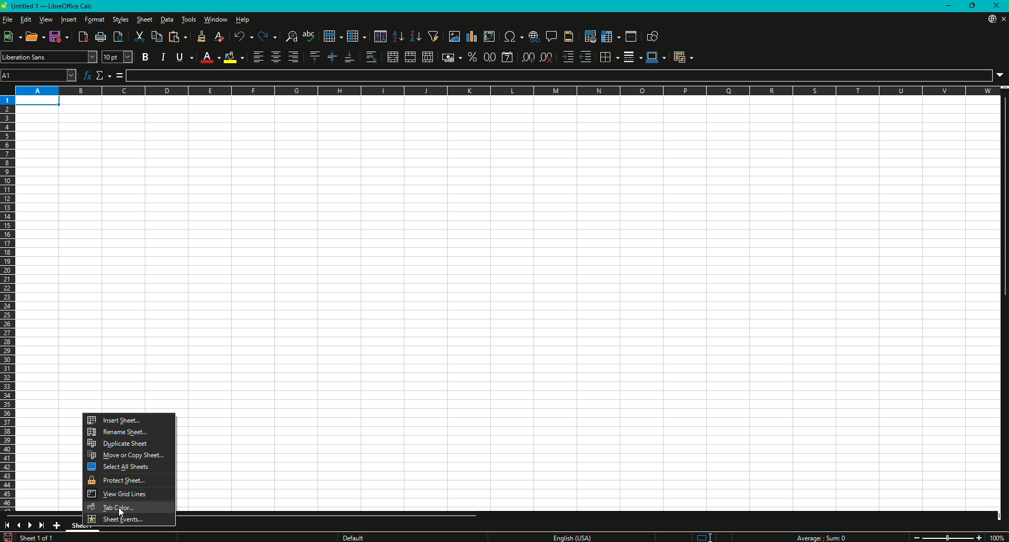 The height and width of the screenshot is (542, 1009). I want to click on Font Name, so click(92, 57).